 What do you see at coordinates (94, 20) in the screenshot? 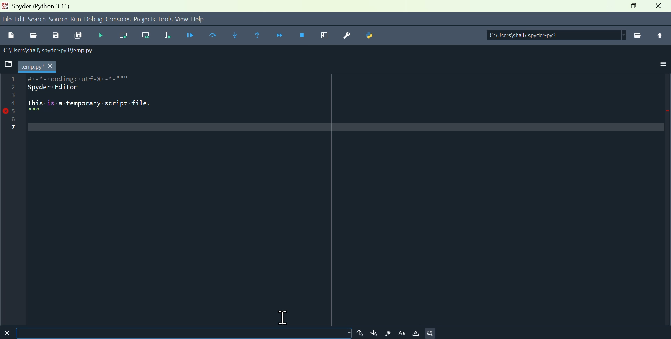
I see `Debug` at bounding box center [94, 20].